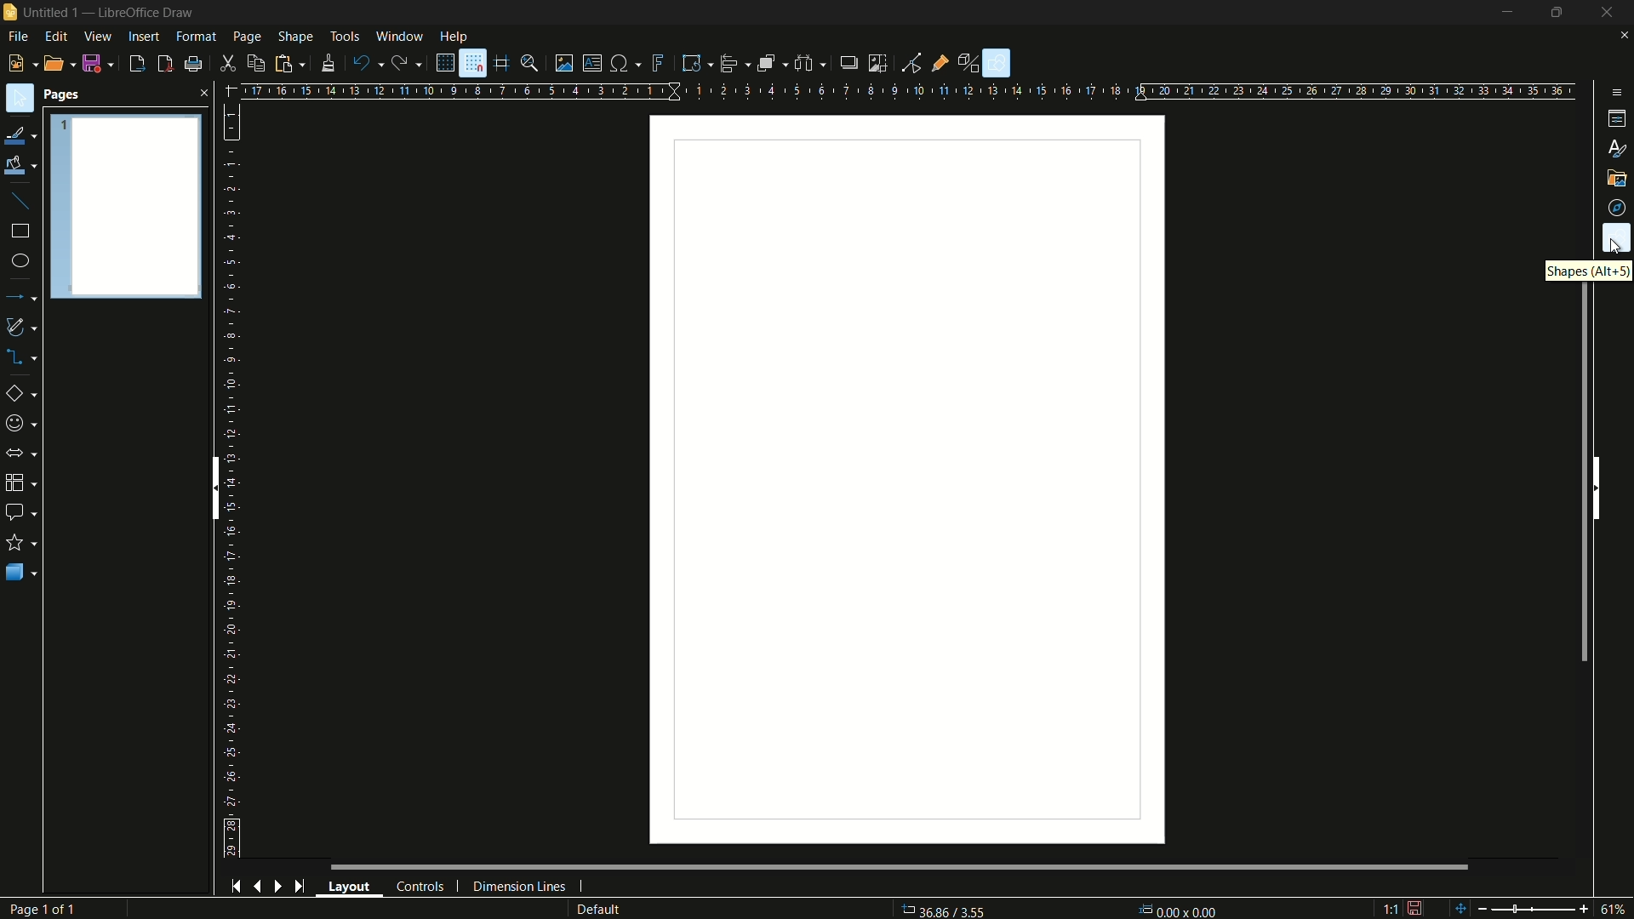  I want to click on properties, so click(1617, 119).